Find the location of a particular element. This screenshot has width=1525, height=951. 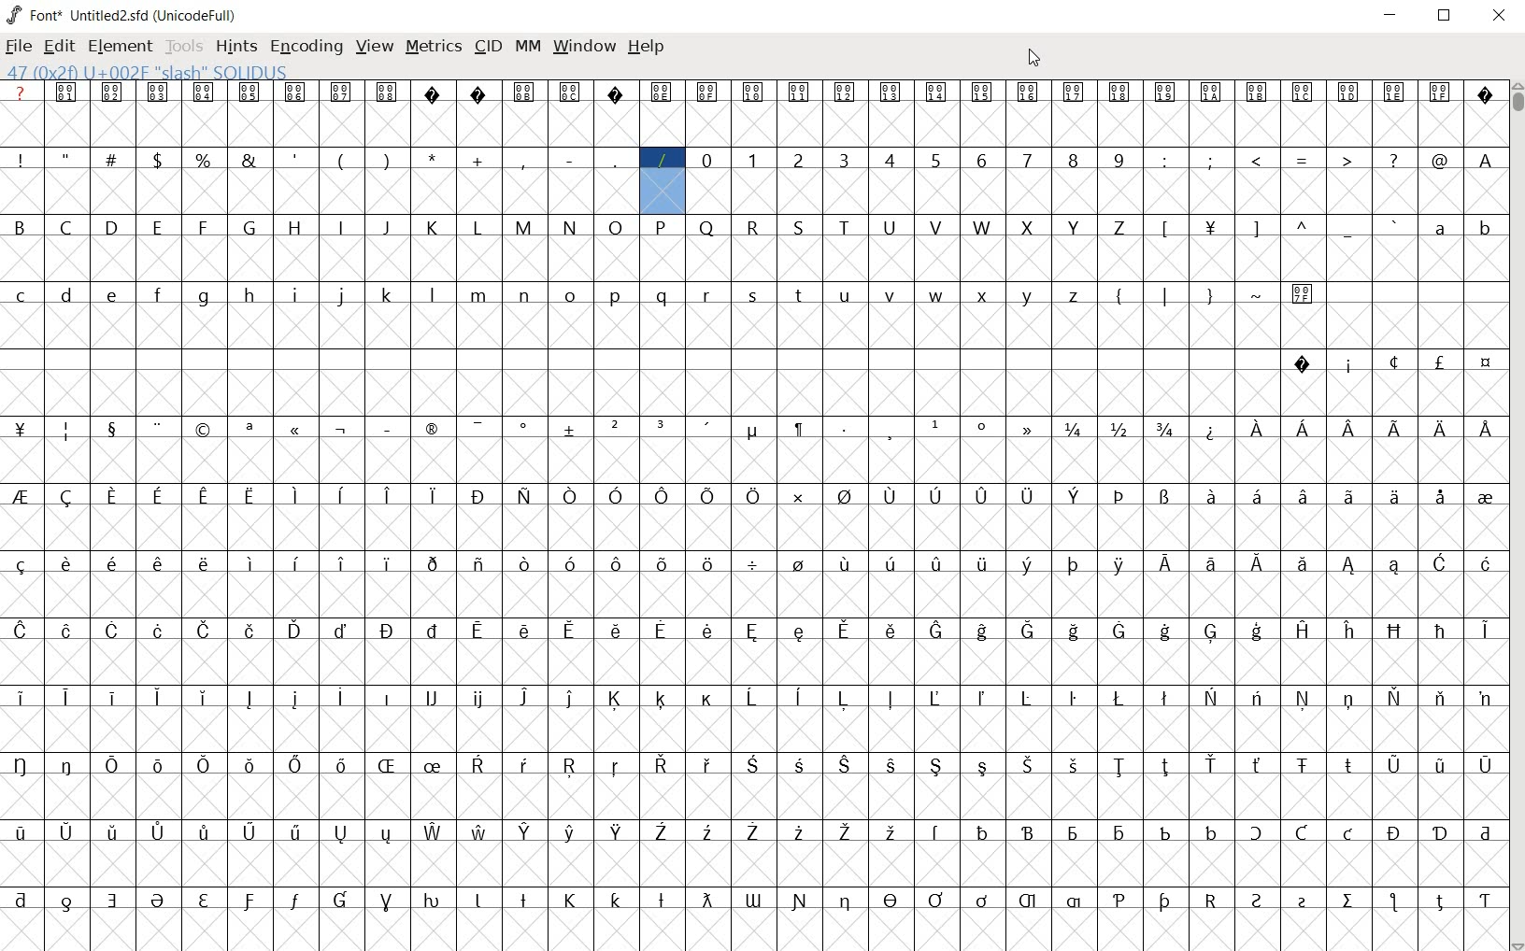

glyph is located at coordinates (618, 831).